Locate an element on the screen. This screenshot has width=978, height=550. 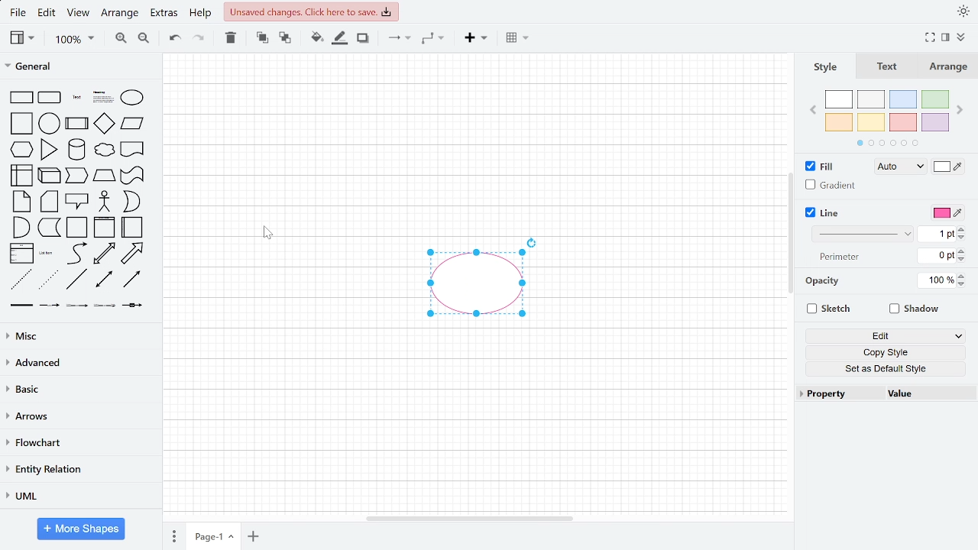
heading is located at coordinates (101, 99).